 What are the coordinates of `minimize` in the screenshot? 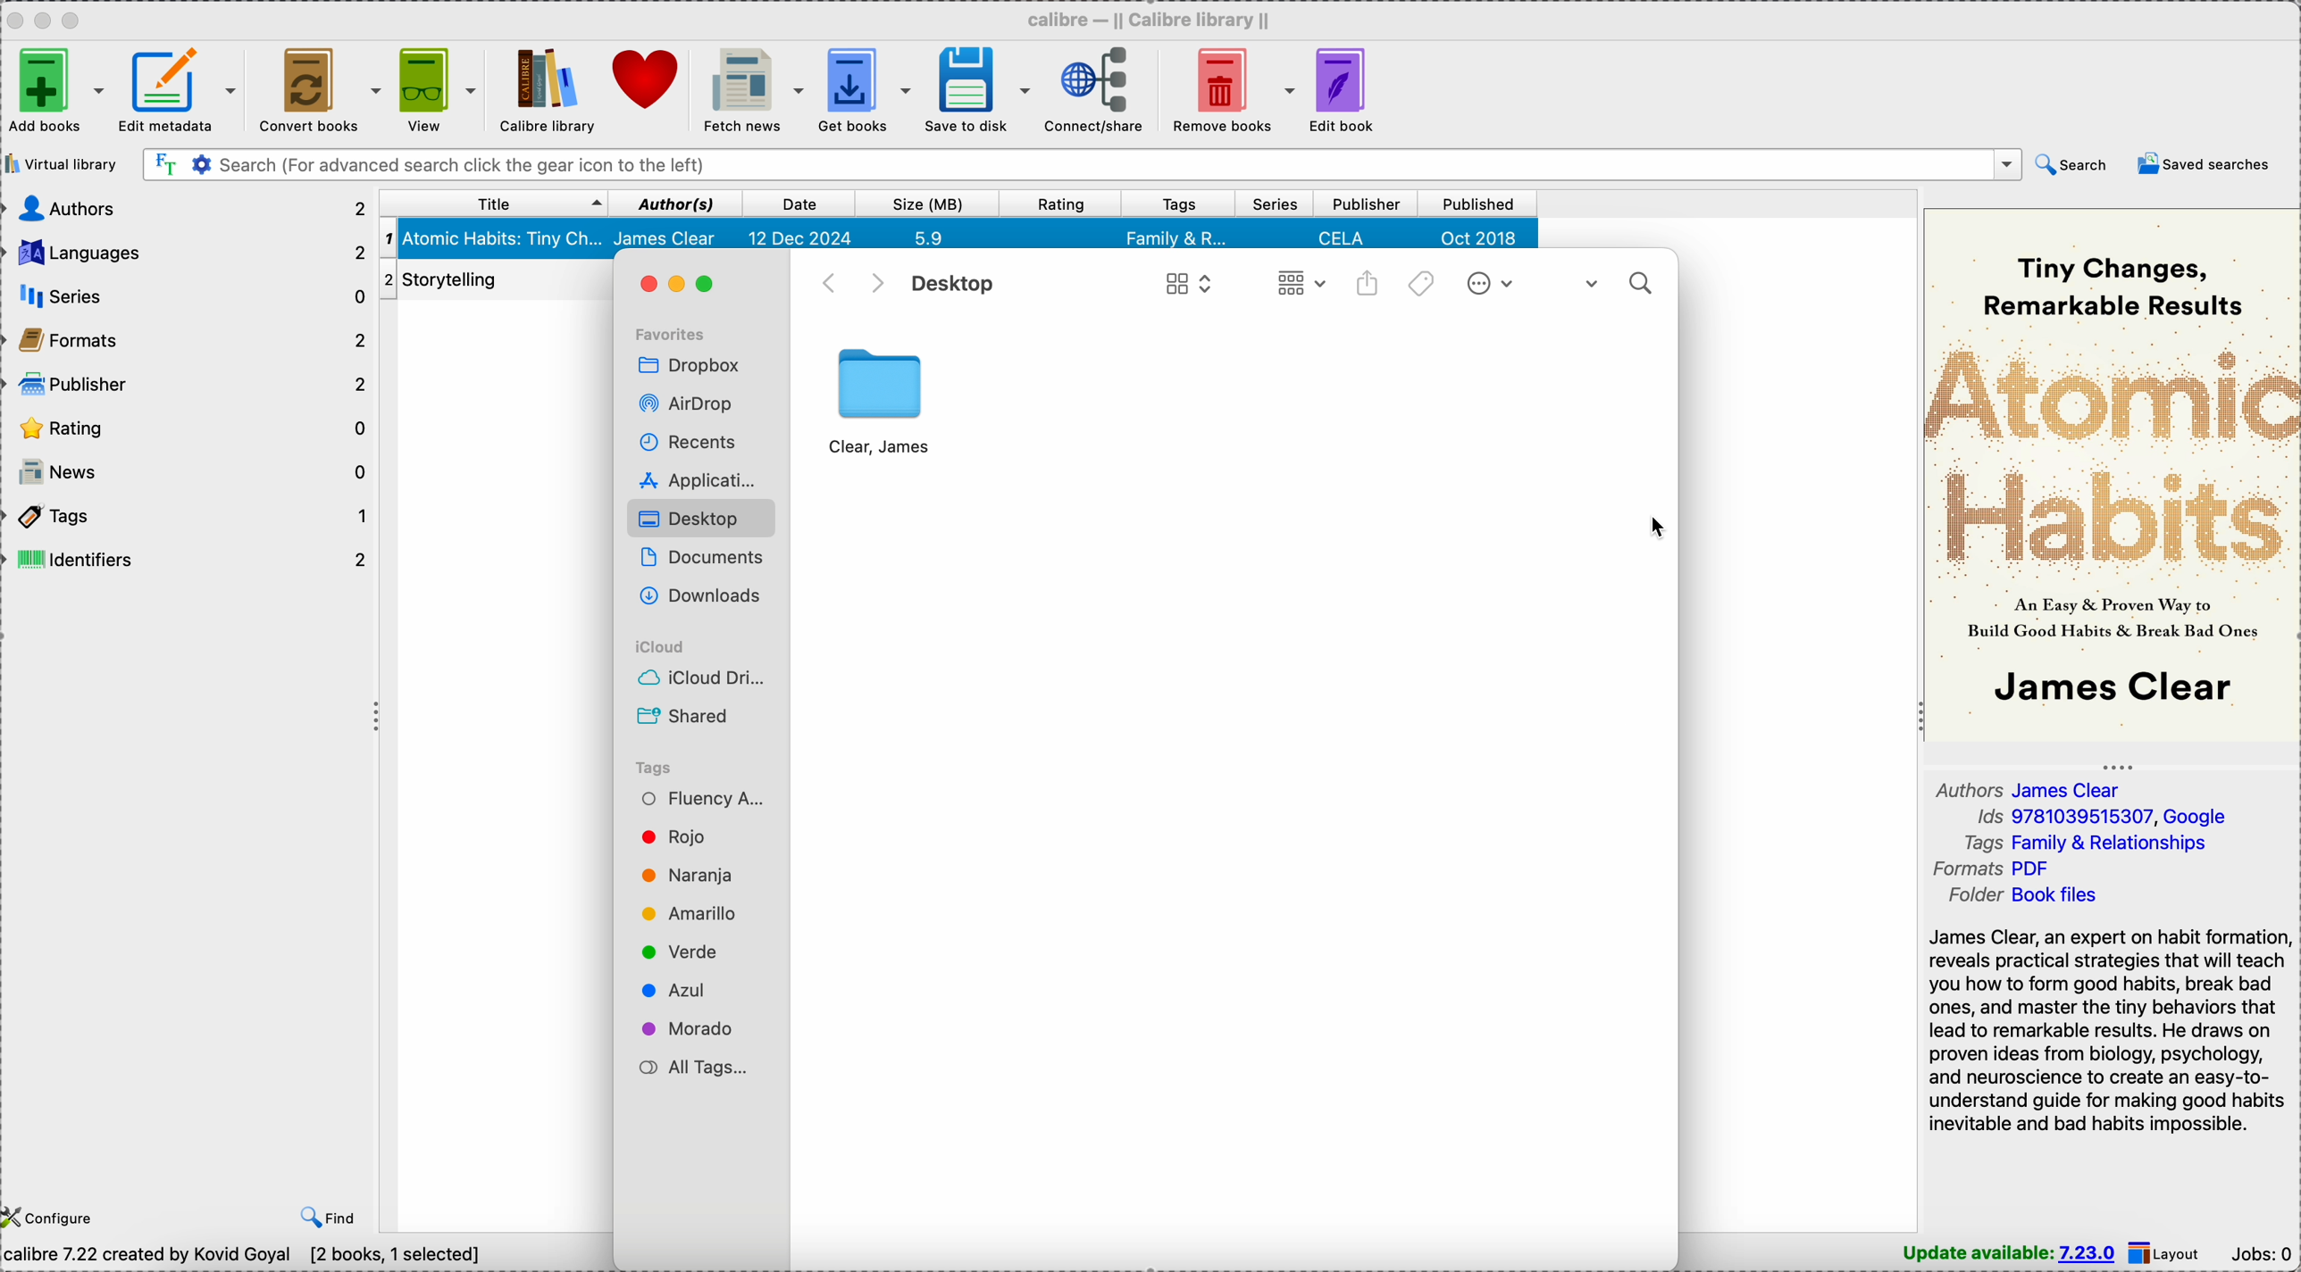 It's located at (684, 287).